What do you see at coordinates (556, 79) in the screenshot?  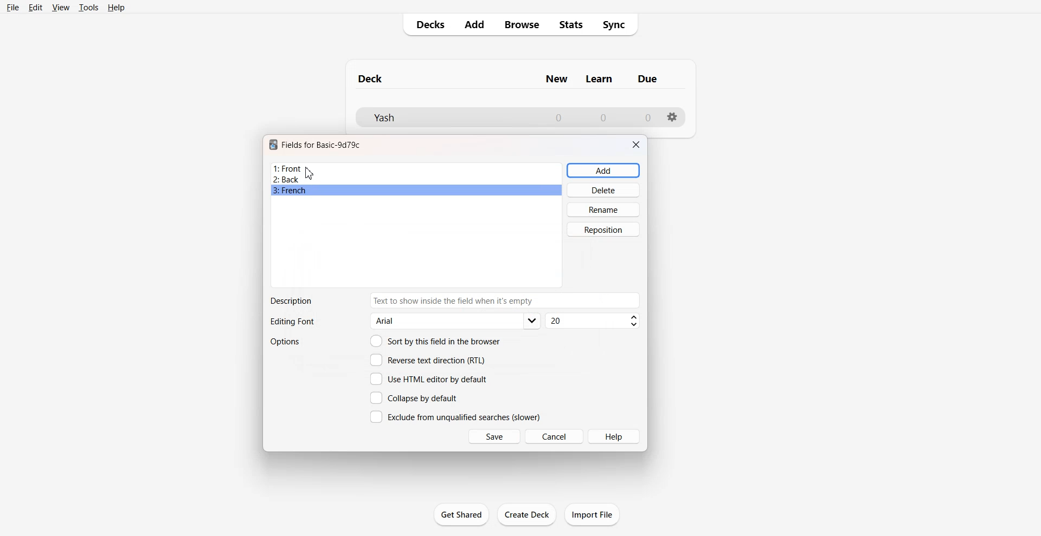 I see `Column name` at bounding box center [556, 79].